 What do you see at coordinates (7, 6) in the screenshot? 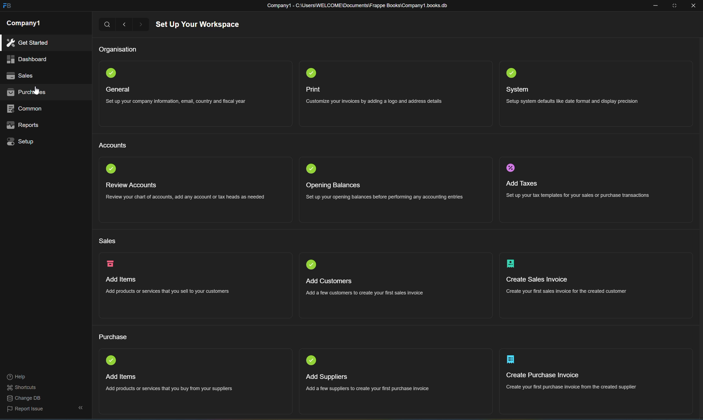
I see `FB` at bounding box center [7, 6].